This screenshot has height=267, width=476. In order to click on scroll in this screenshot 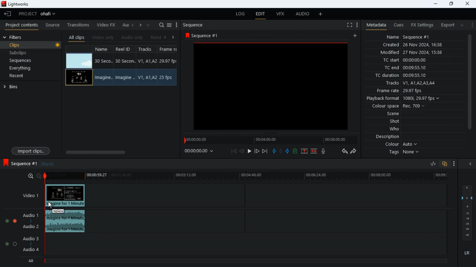, I will do `click(470, 86)`.